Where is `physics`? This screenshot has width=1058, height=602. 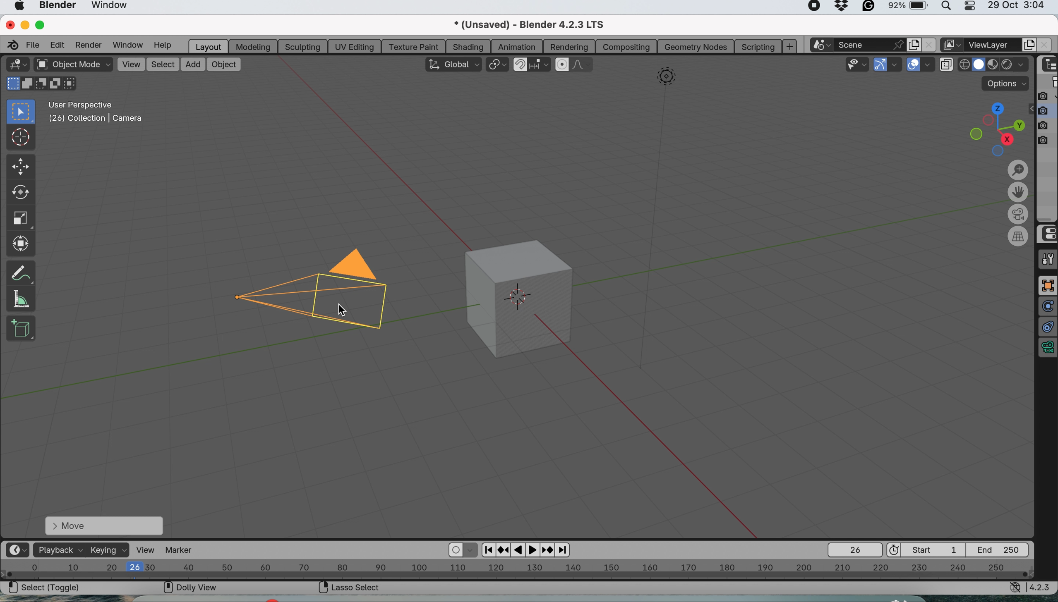 physics is located at coordinates (1047, 306).